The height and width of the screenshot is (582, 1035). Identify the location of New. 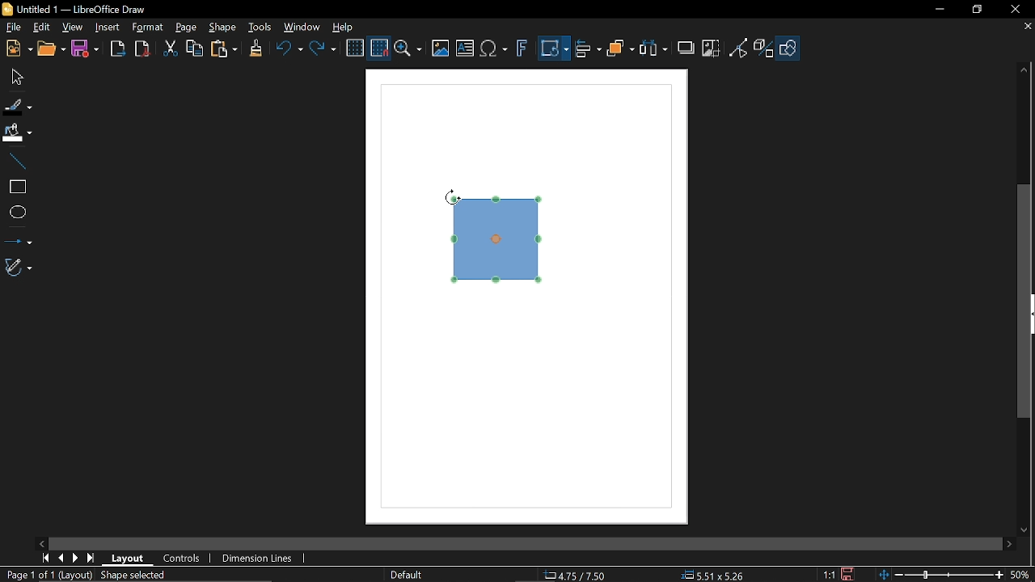
(18, 48).